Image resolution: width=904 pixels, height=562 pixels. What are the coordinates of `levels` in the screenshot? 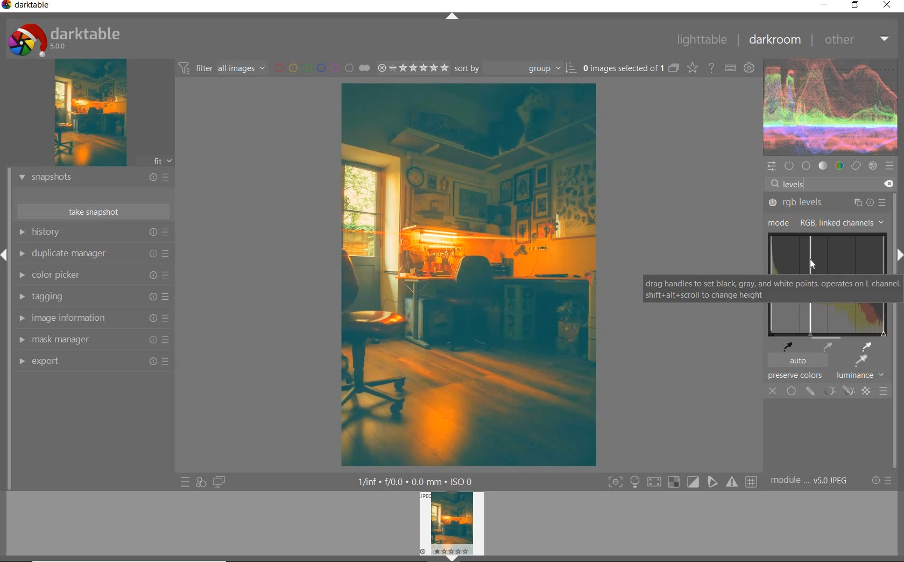 It's located at (793, 184).